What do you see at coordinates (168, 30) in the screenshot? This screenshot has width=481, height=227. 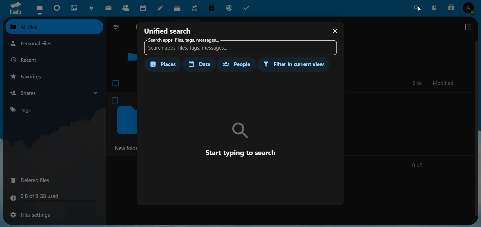 I see `unified search` at bounding box center [168, 30].